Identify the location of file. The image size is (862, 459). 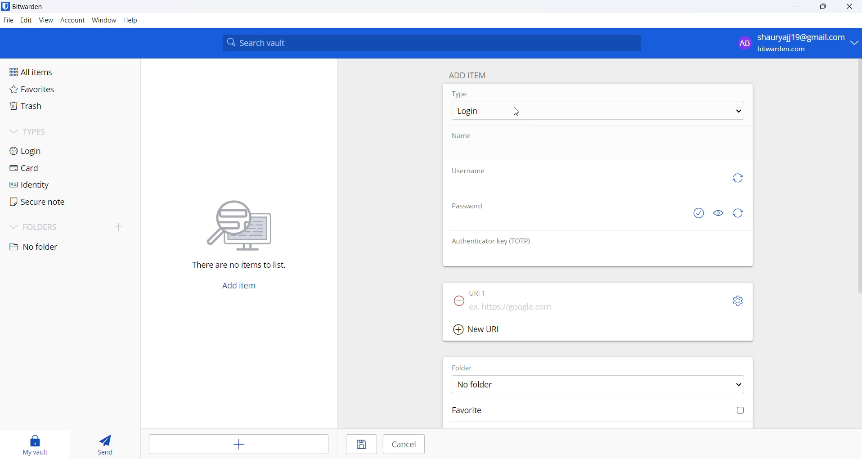
(7, 20).